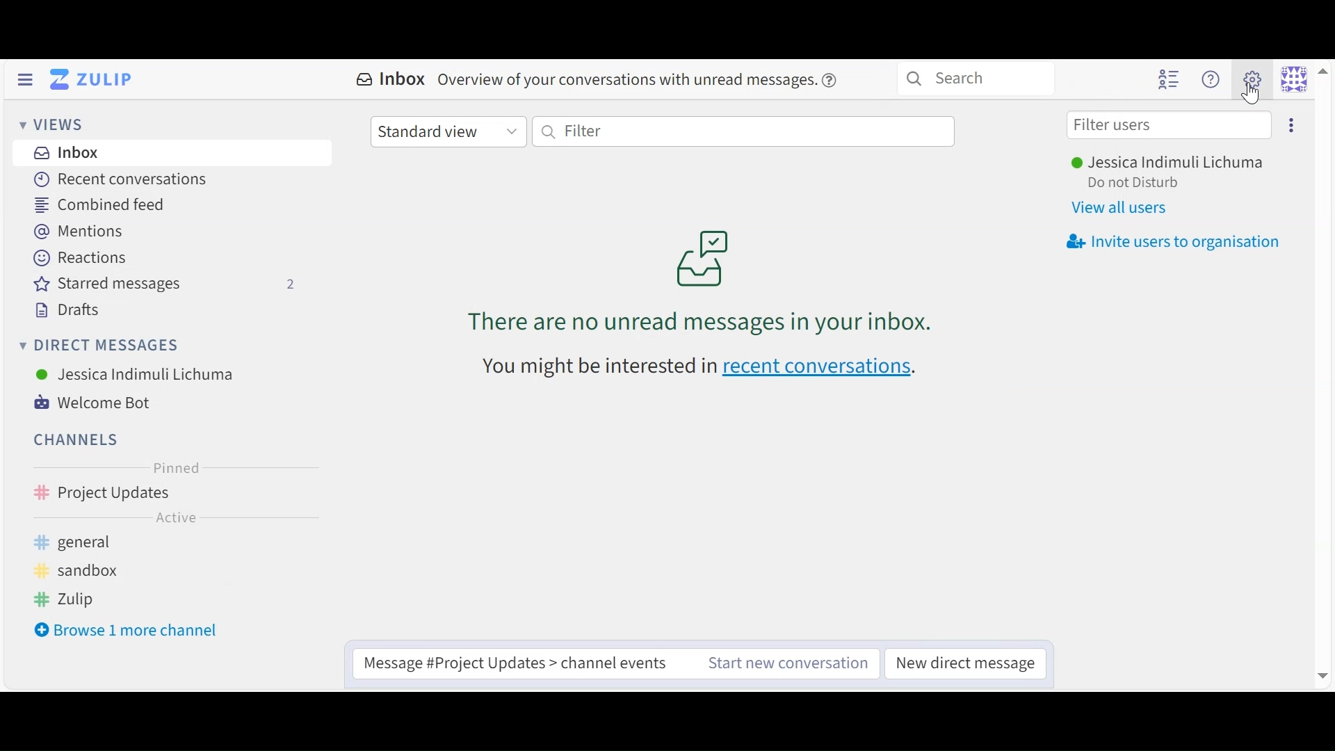 This screenshot has height=751, width=1335. I want to click on sandbox, so click(86, 572).